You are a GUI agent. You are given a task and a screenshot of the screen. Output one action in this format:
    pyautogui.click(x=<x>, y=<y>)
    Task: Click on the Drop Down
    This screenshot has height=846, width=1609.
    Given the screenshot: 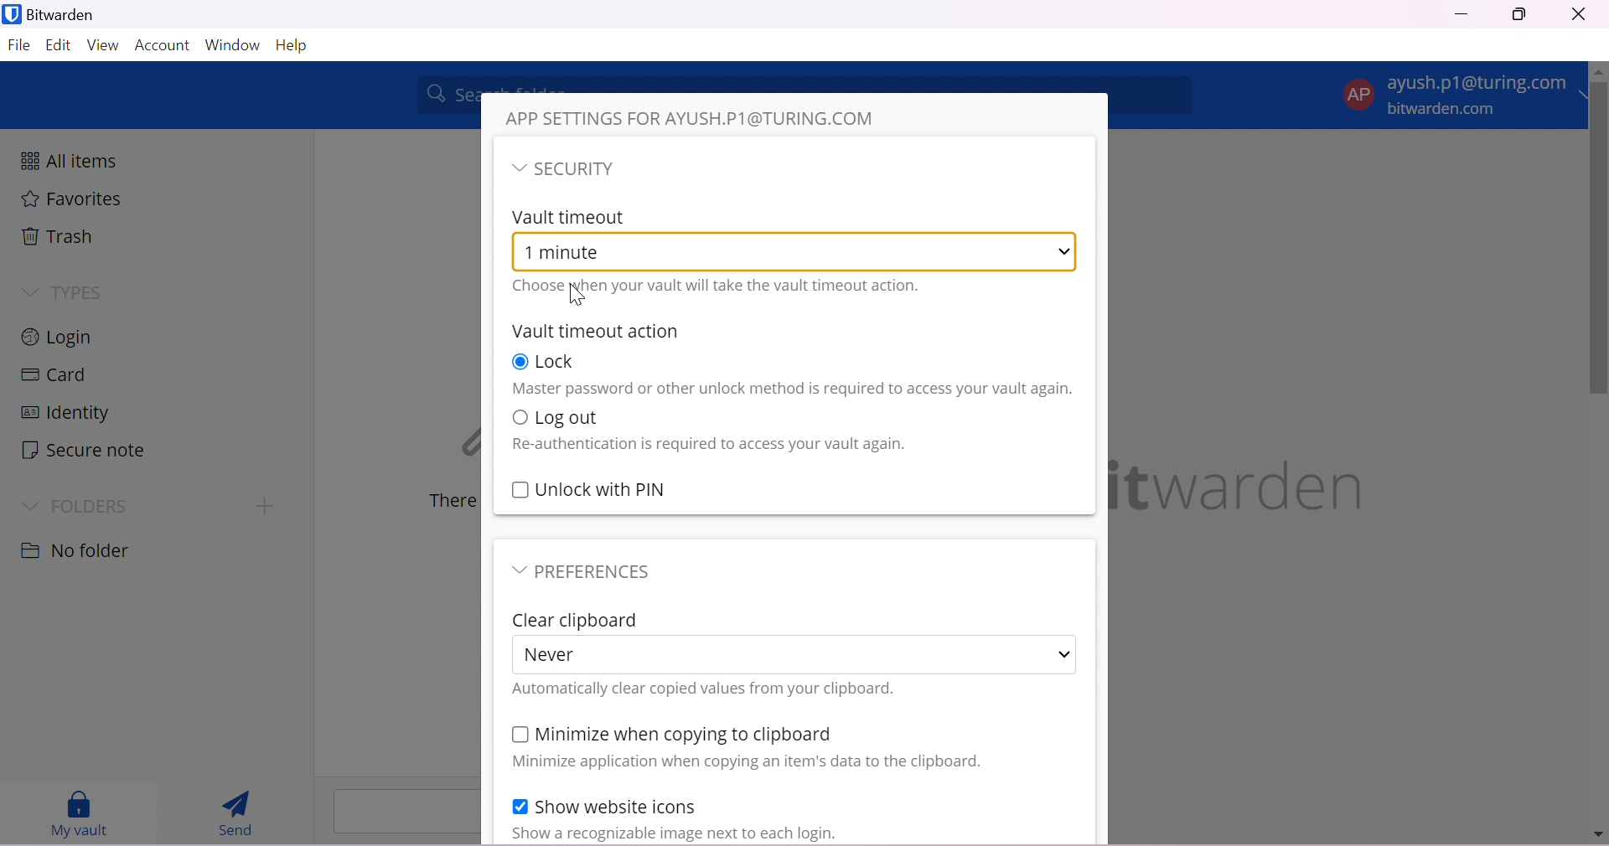 What is the action you would take?
    pyautogui.click(x=515, y=570)
    